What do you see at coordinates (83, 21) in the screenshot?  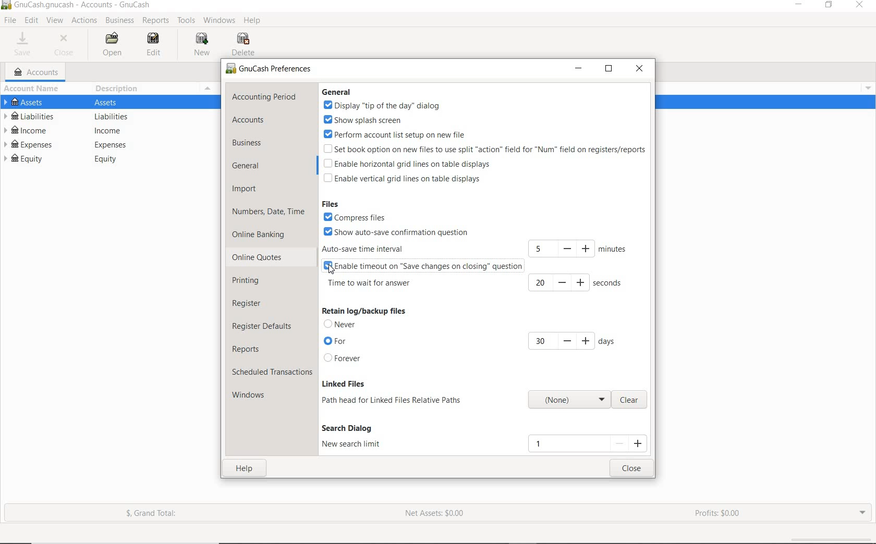 I see `ACTIONS` at bounding box center [83, 21].